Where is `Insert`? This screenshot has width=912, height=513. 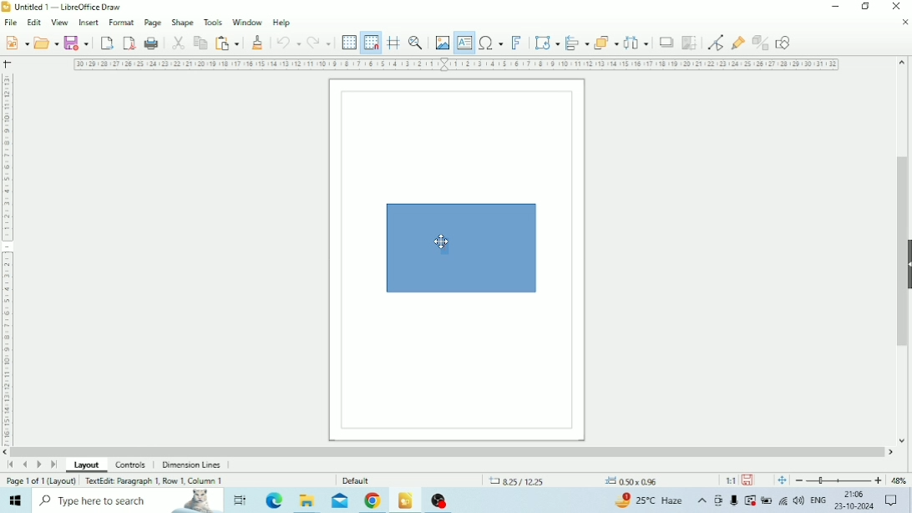
Insert is located at coordinates (89, 22).